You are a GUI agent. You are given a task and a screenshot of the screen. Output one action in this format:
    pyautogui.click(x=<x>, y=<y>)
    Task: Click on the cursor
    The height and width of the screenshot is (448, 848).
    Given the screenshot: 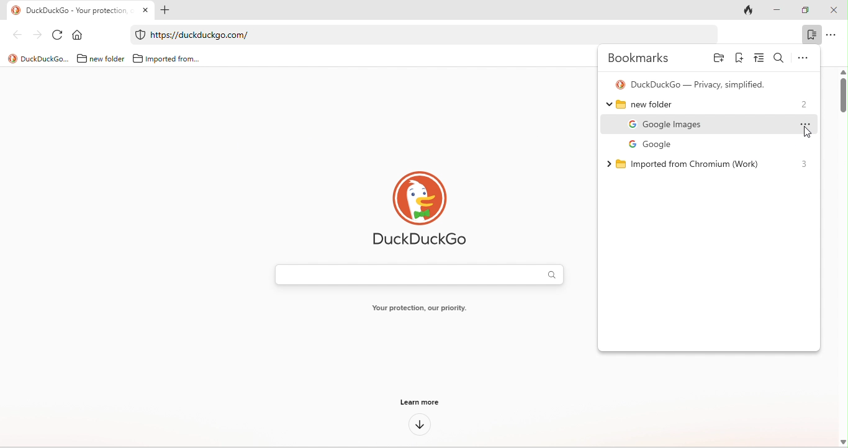 What is the action you would take?
    pyautogui.click(x=804, y=130)
    